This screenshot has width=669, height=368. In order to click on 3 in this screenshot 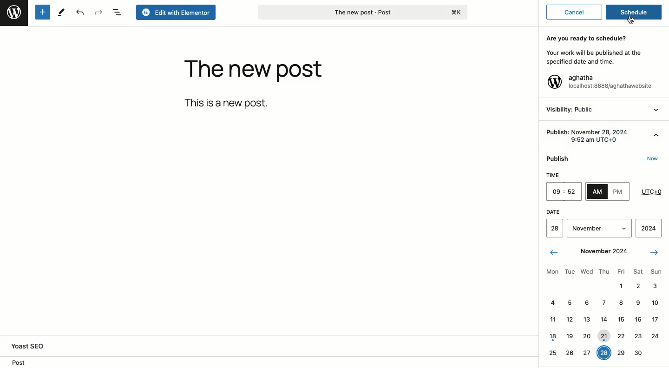, I will do `click(654, 285)`.